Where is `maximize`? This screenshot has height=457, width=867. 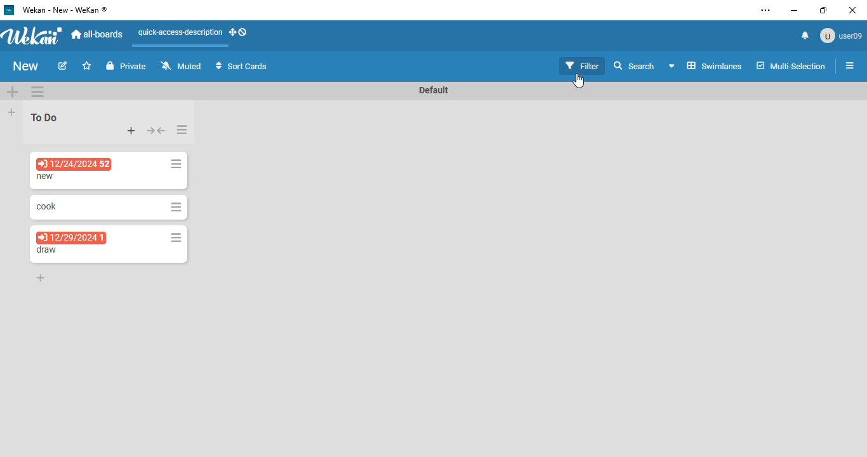 maximize is located at coordinates (823, 10).